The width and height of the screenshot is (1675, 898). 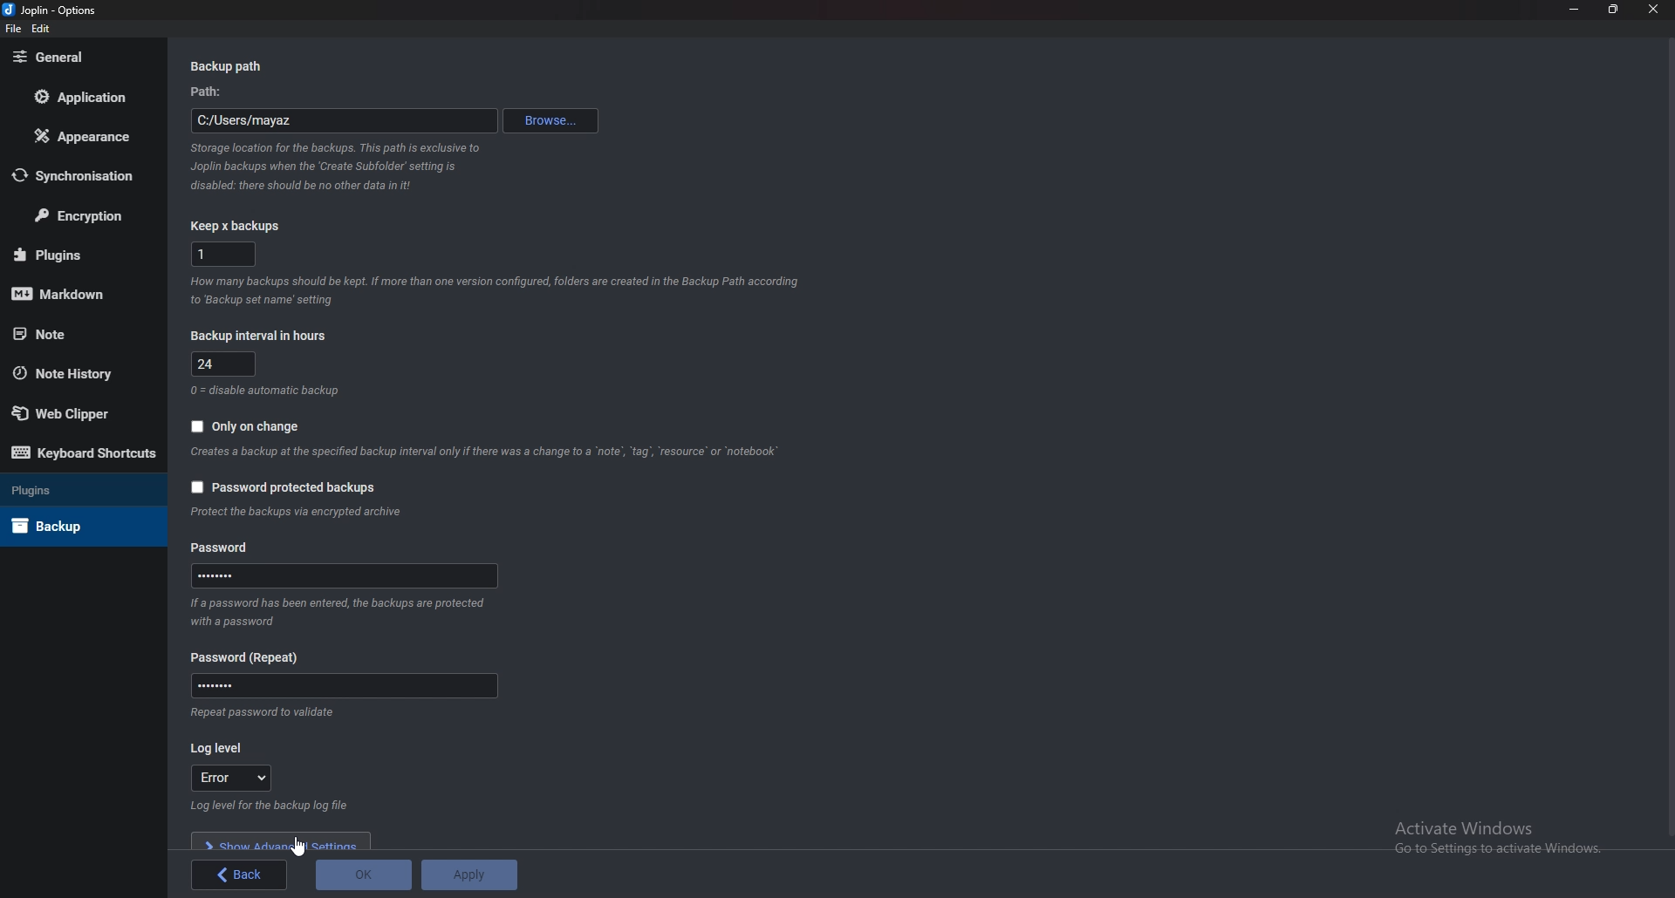 What do you see at coordinates (211, 92) in the screenshot?
I see `path` at bounding box center [211, 92].